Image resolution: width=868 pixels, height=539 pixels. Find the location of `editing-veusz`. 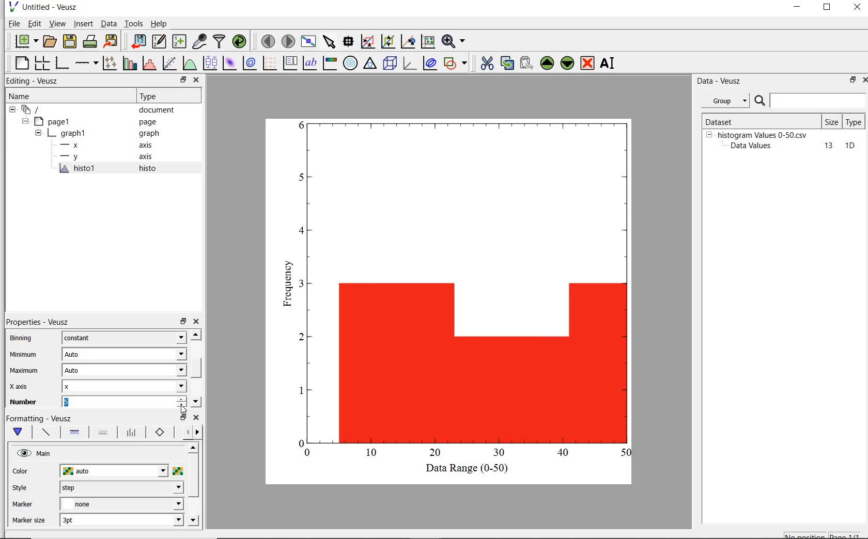

editing-veusz is located at coordinates (33, 81).